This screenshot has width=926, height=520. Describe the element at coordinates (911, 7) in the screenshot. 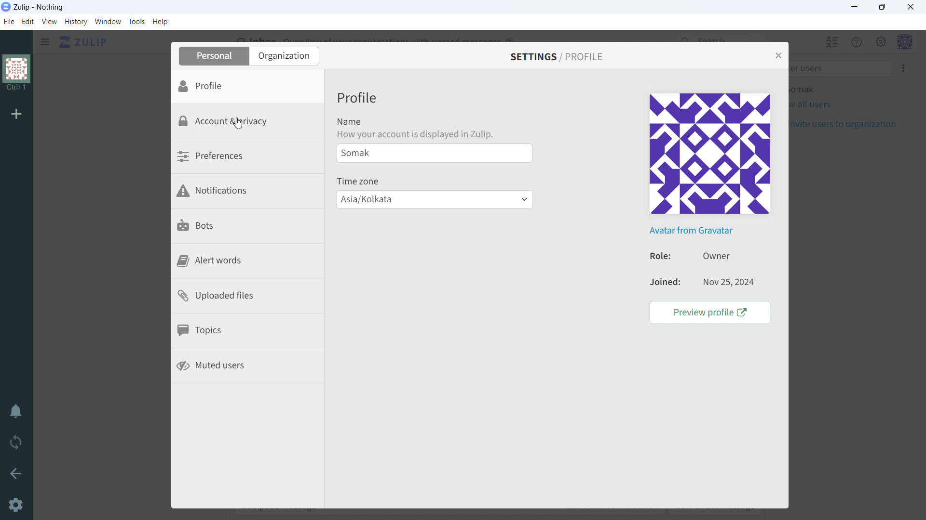

I see `close` at that location.